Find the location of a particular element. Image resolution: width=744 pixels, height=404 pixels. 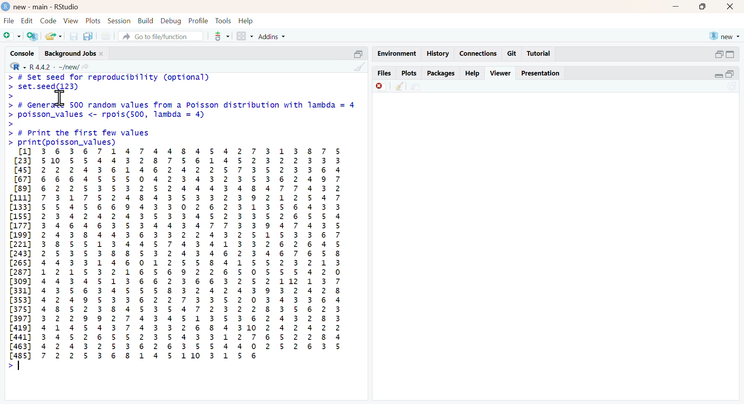

file is located at coordinates (10, 21).